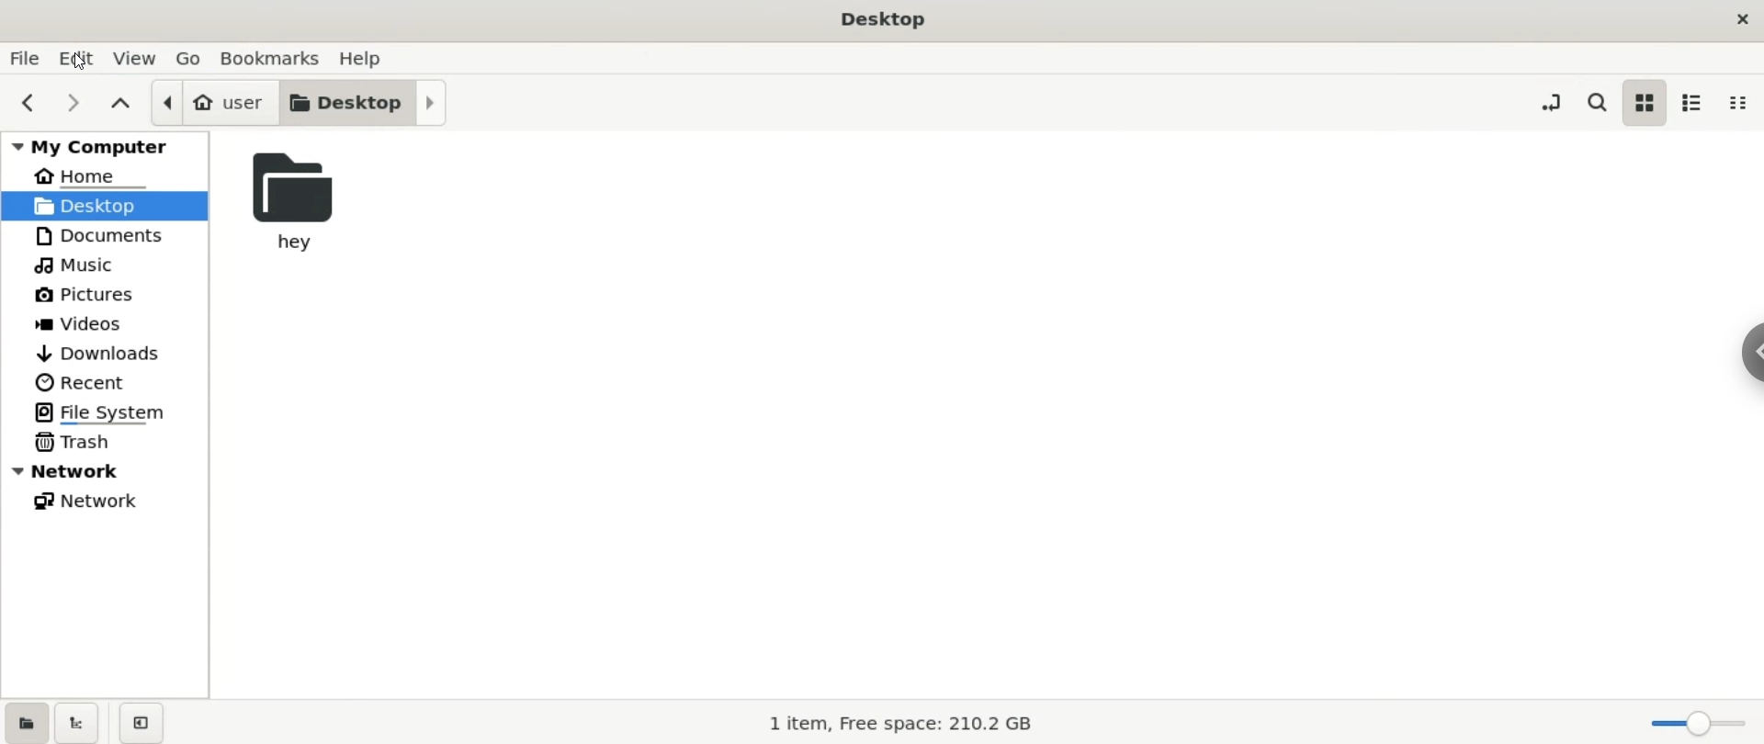  I want to click on toggle location entry, so click(1552, 103).